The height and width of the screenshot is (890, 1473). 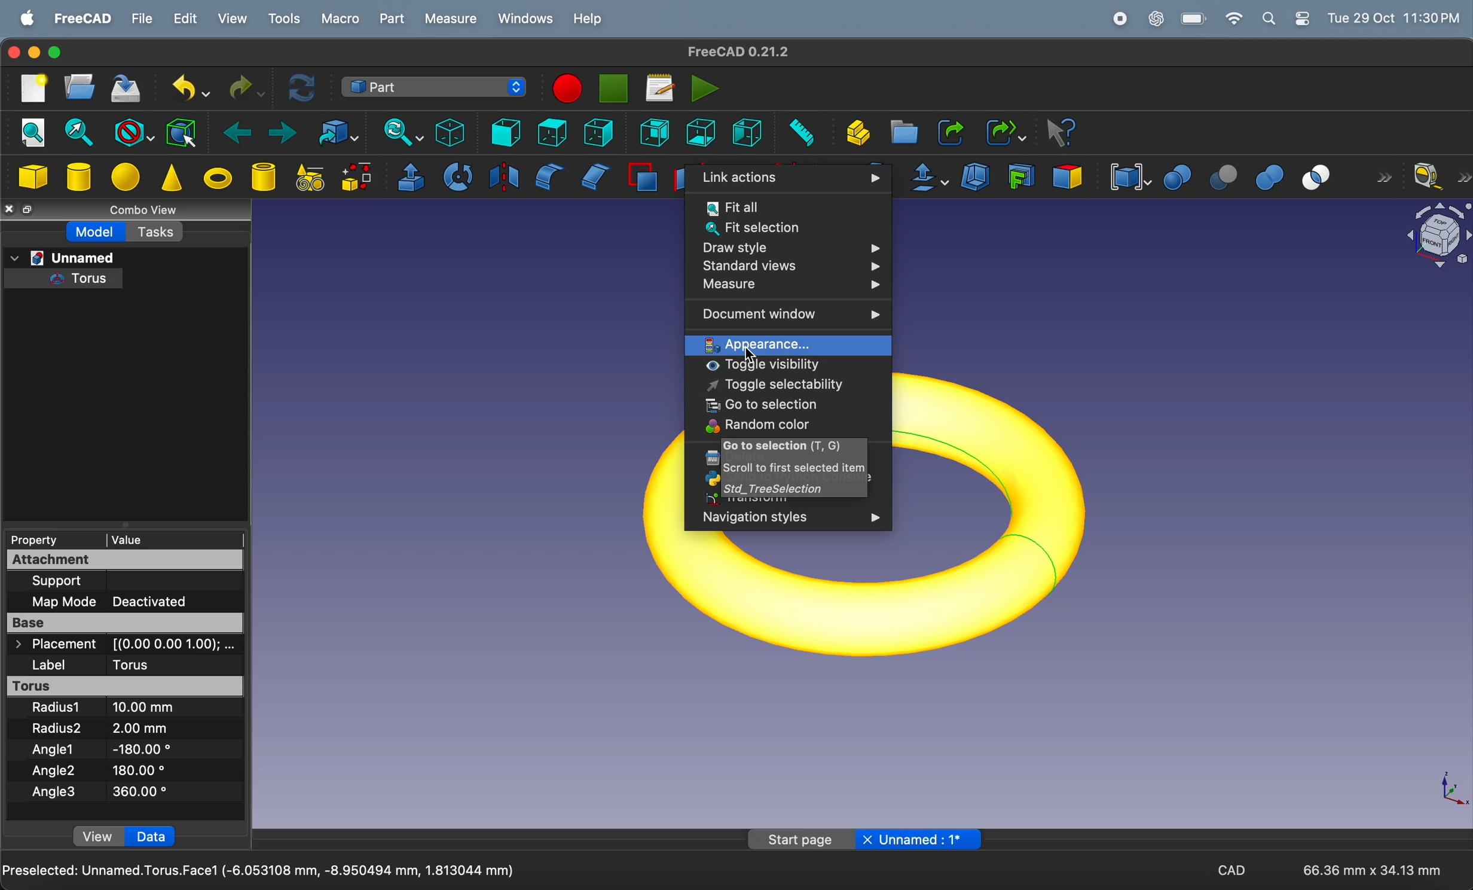 What do you see at coordinates (700, 133) in the screenshot?
I see `bottom view` at bounding box center [700, 133].